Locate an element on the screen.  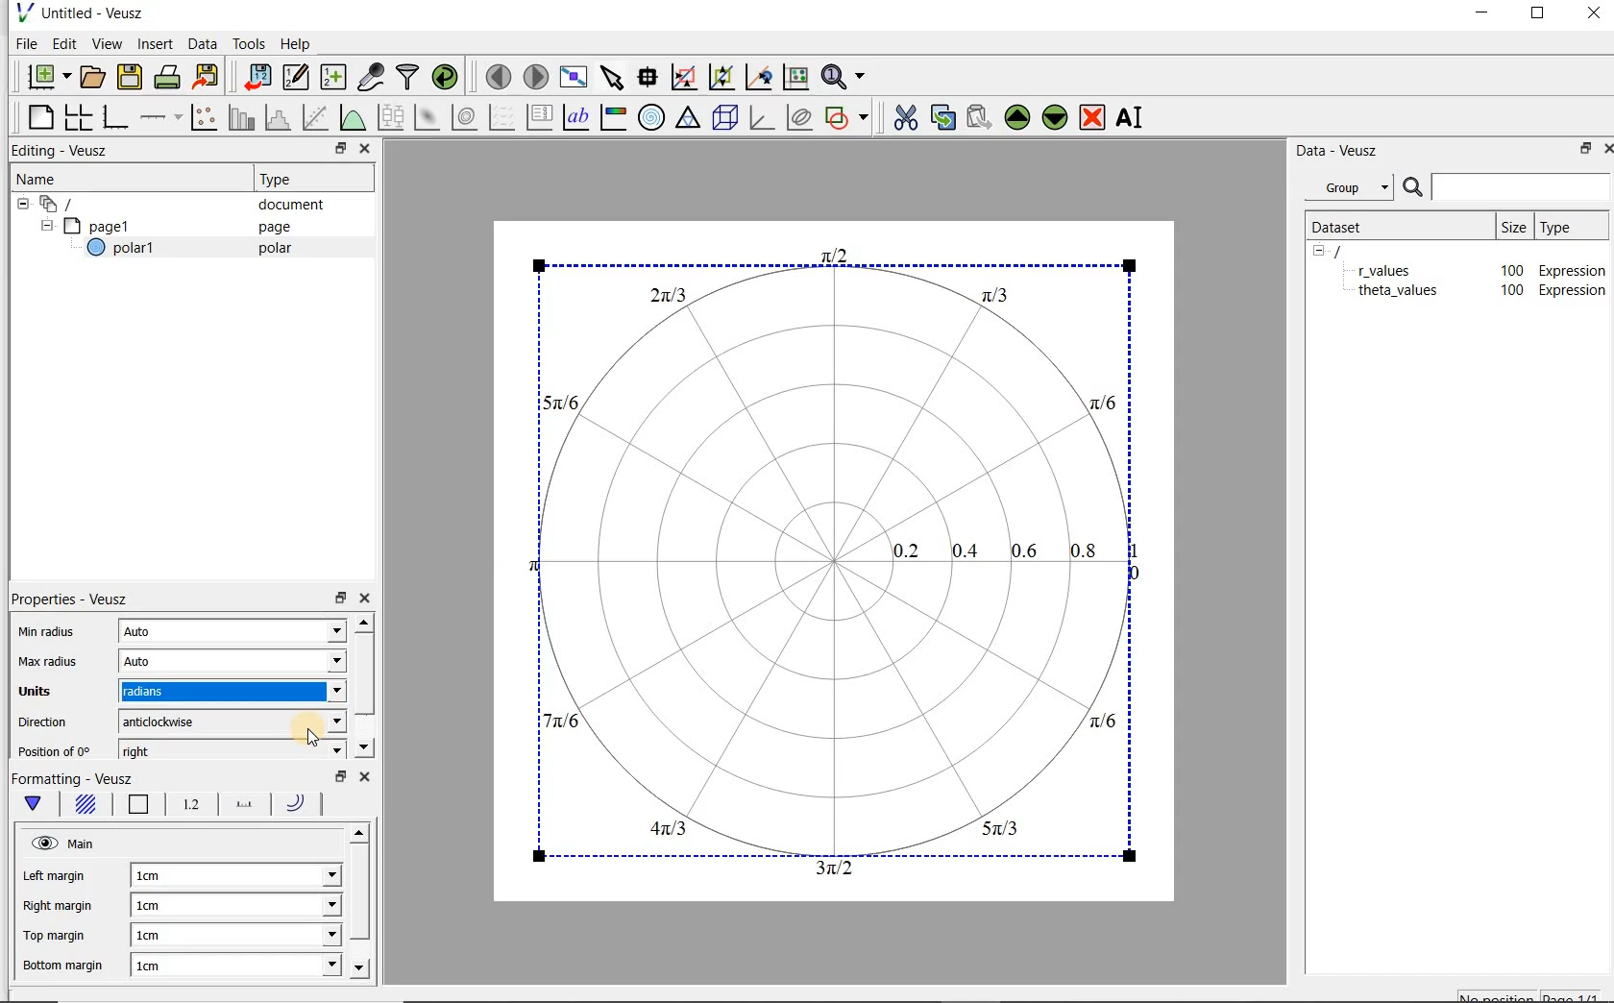
Help is located at coordinates (298, 43).